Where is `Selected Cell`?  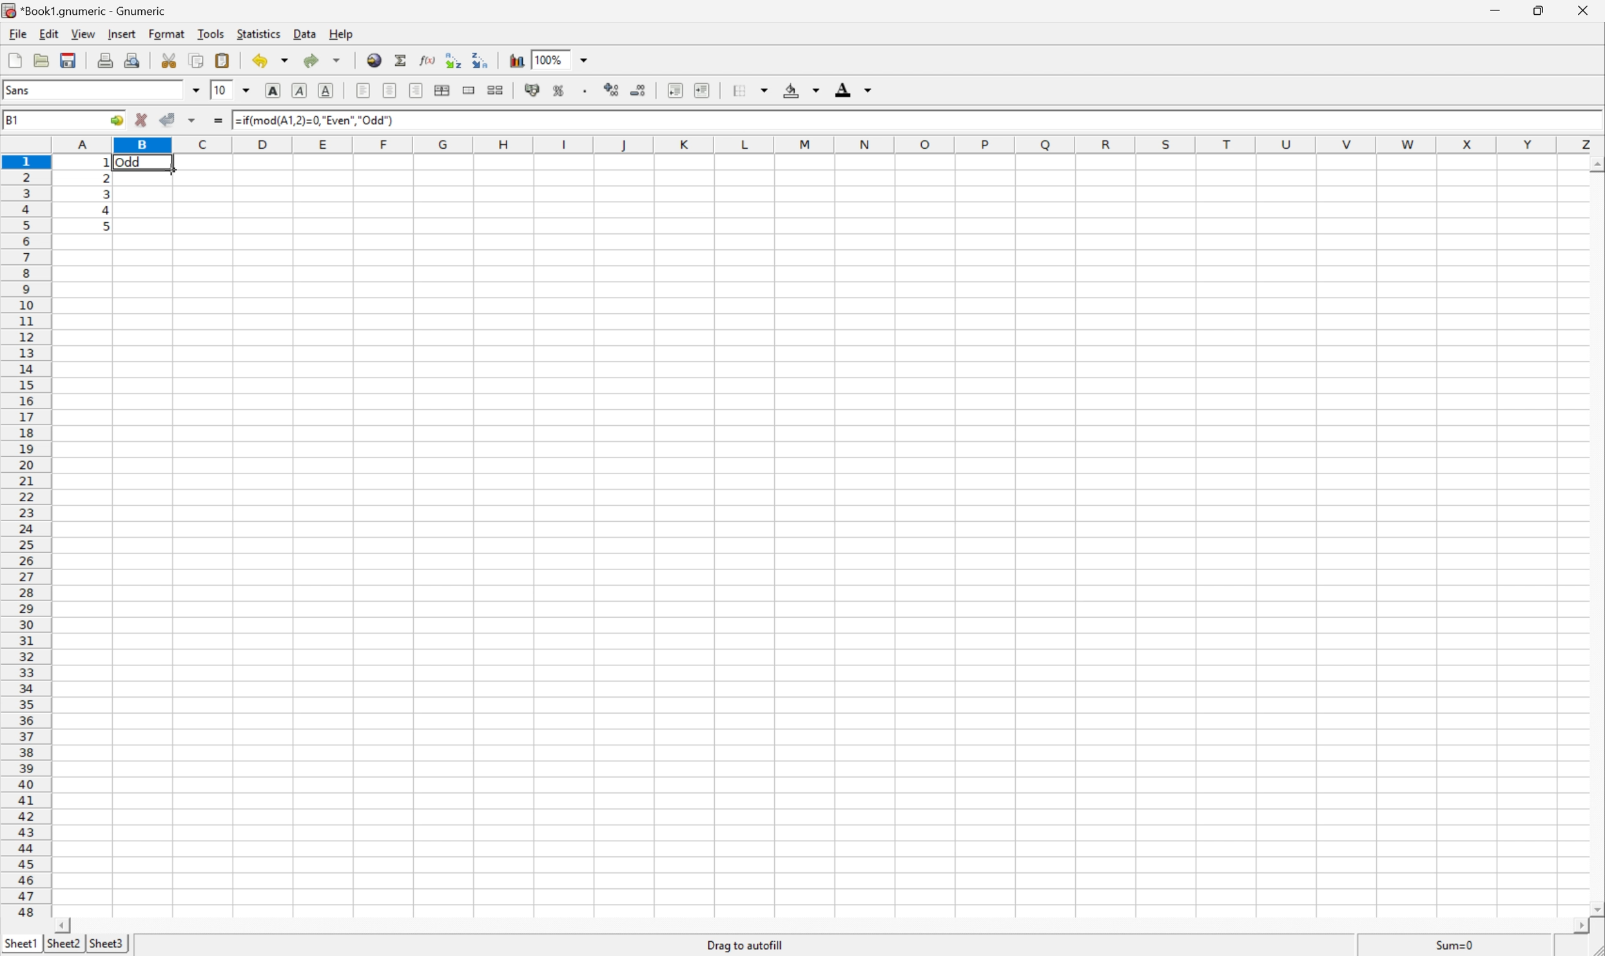 Selected Cell is located at coordinates (144, 177).